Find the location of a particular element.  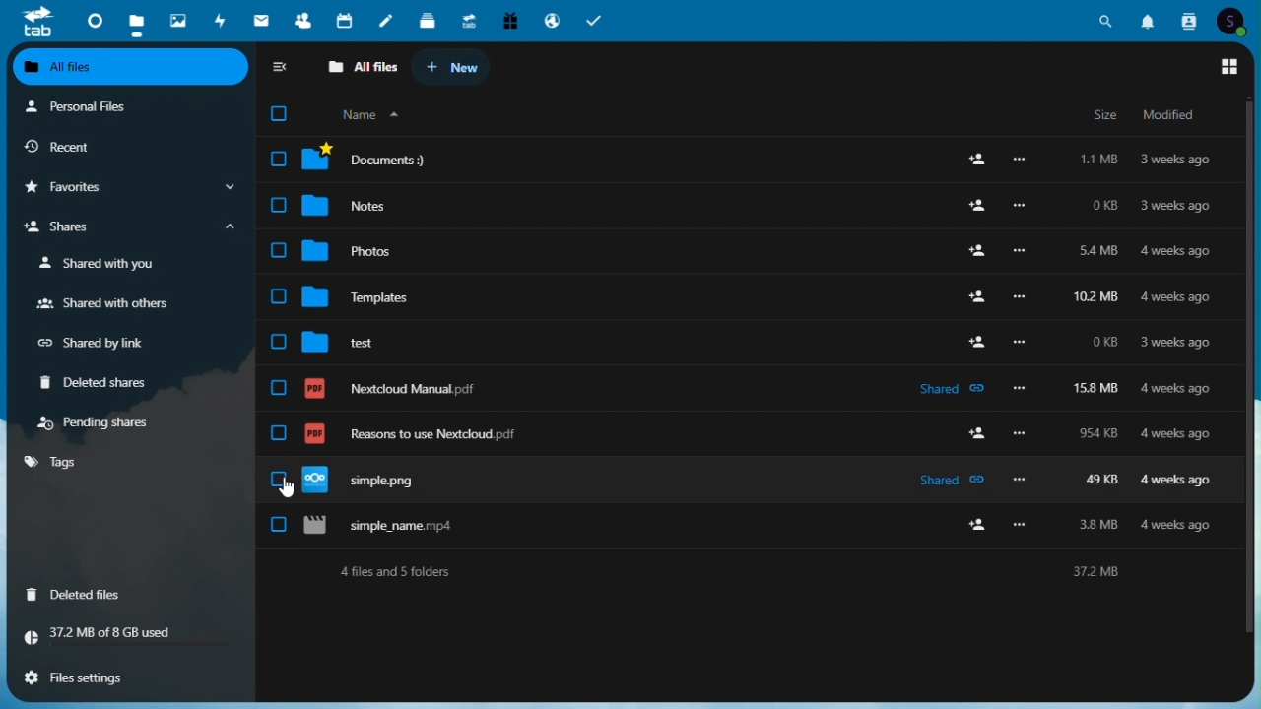

size is located at coordinates (1104, 115).